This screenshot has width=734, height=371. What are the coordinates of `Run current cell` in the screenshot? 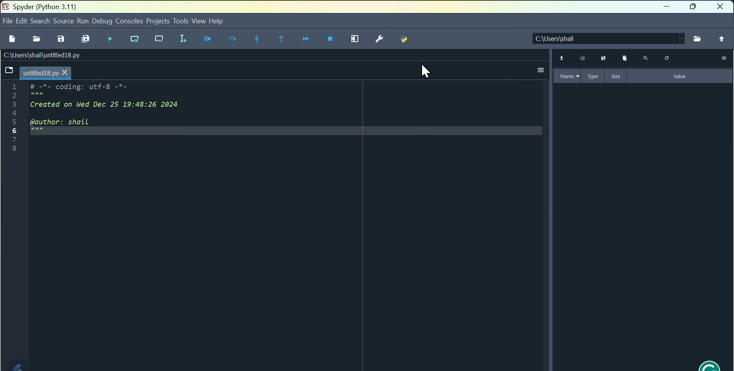 It's located at (134, 39).